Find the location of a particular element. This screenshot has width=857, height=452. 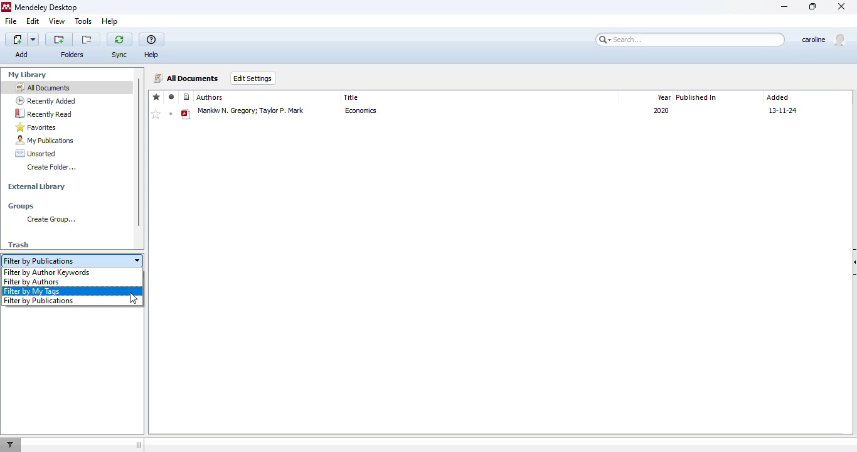

cursor is located at coordinates (134, 299).